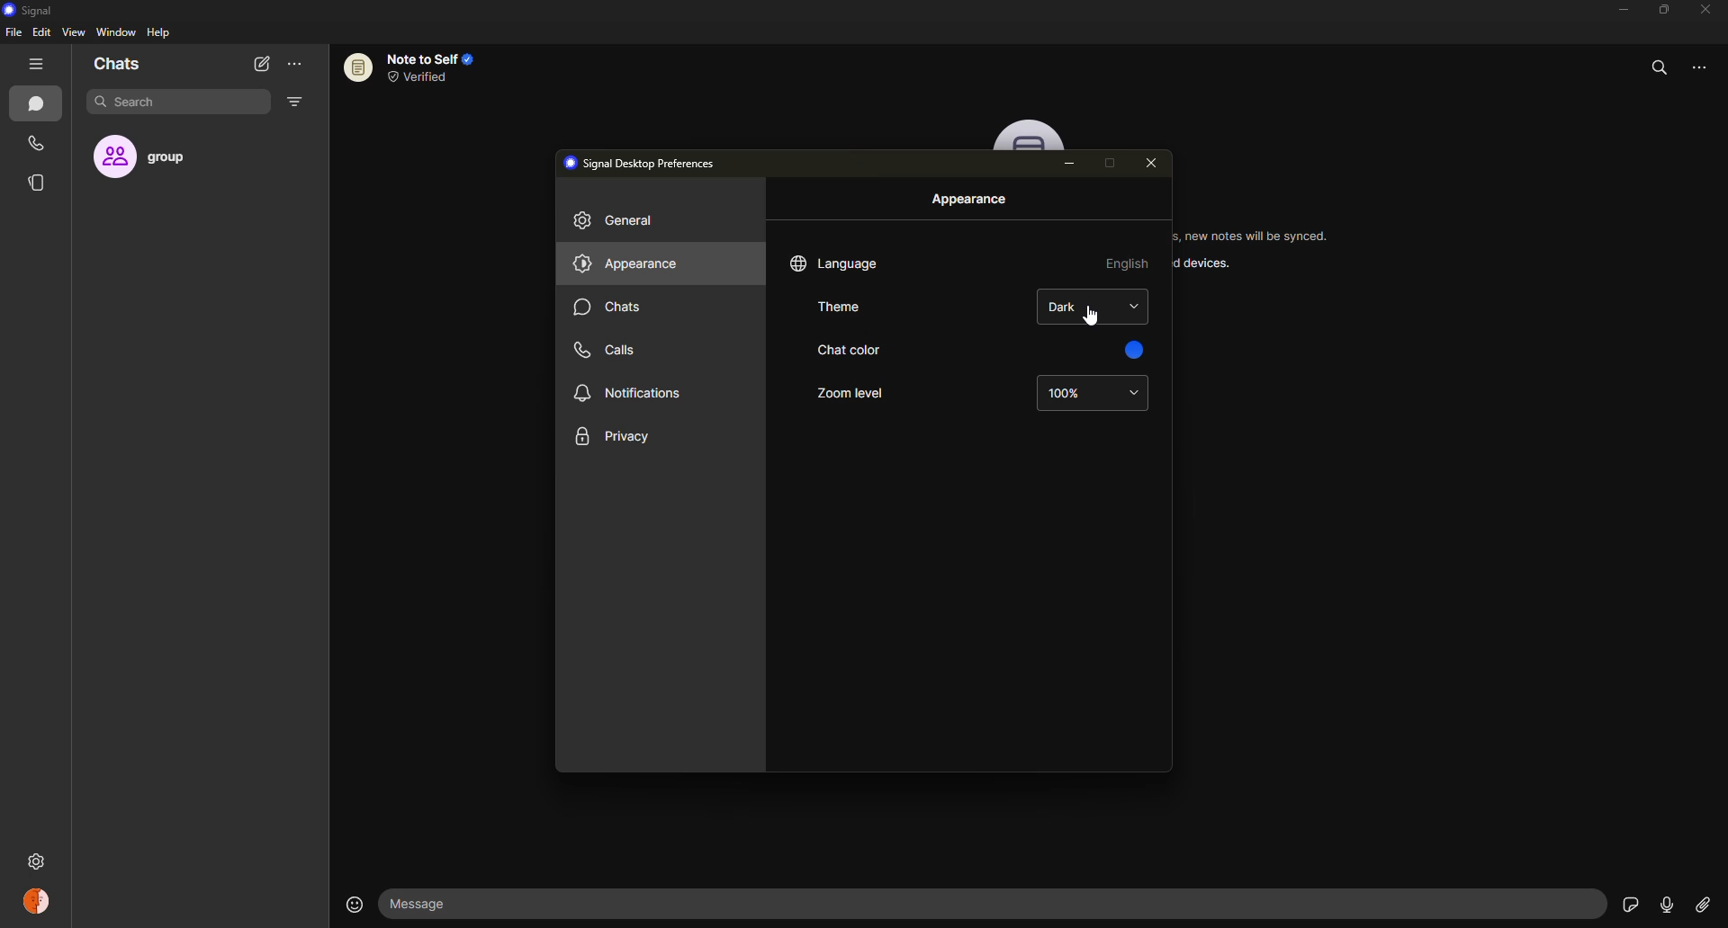 This screenshot has width=1728, height=928. I want to click on privacy, so click(616, 437).